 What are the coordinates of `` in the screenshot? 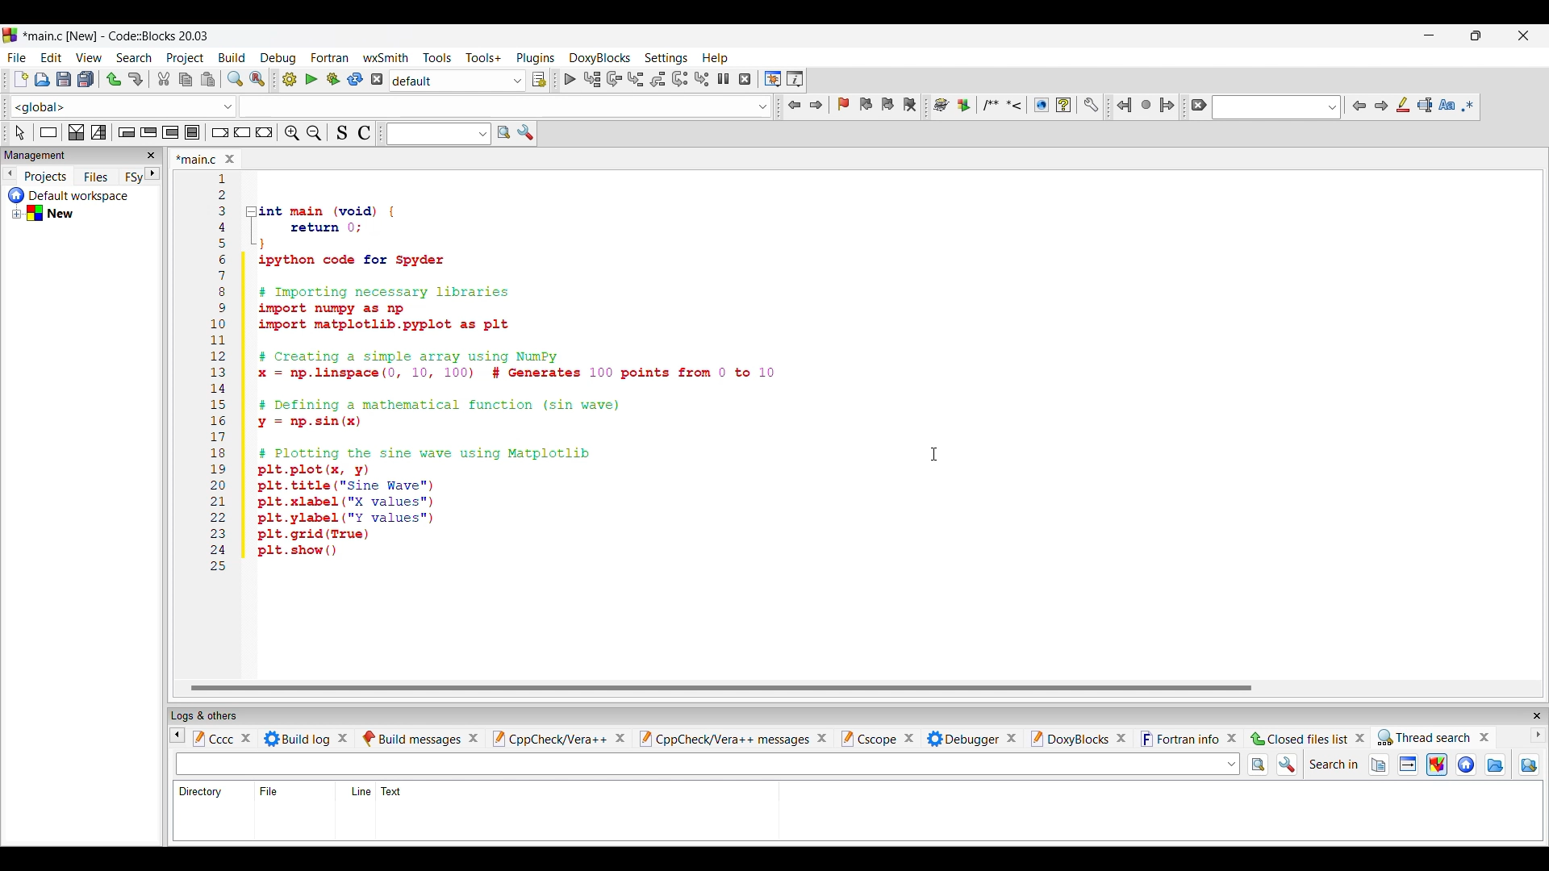 It's located at (733, 736).